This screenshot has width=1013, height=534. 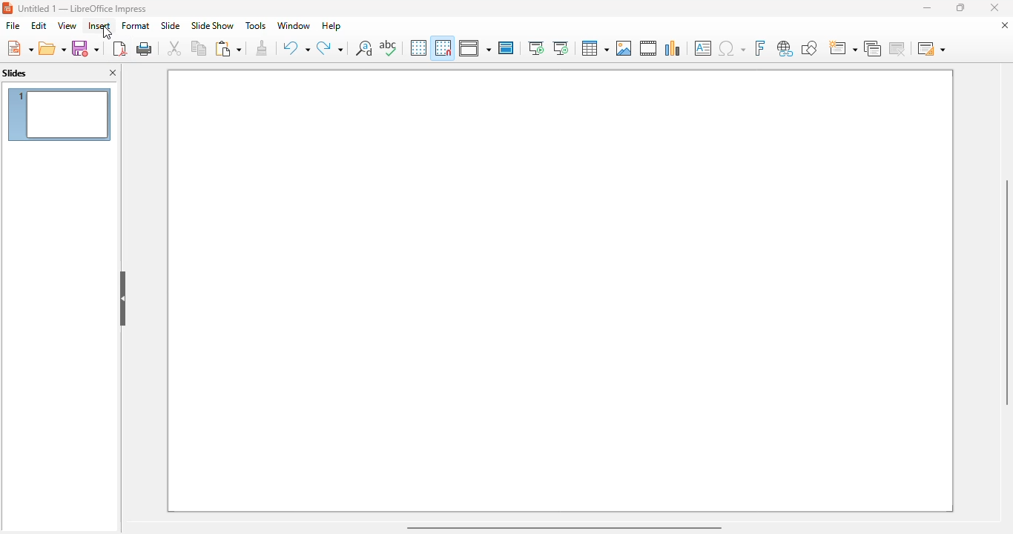 What do you see at coordinates (7, 8) in the screenshot?
I see `logo` at bounding box center [7, 8].